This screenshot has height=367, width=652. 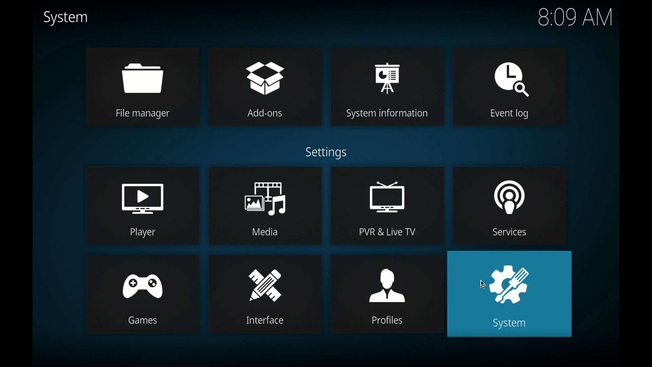 I want to click on pvr & live tv, so click(x=387, y=205).